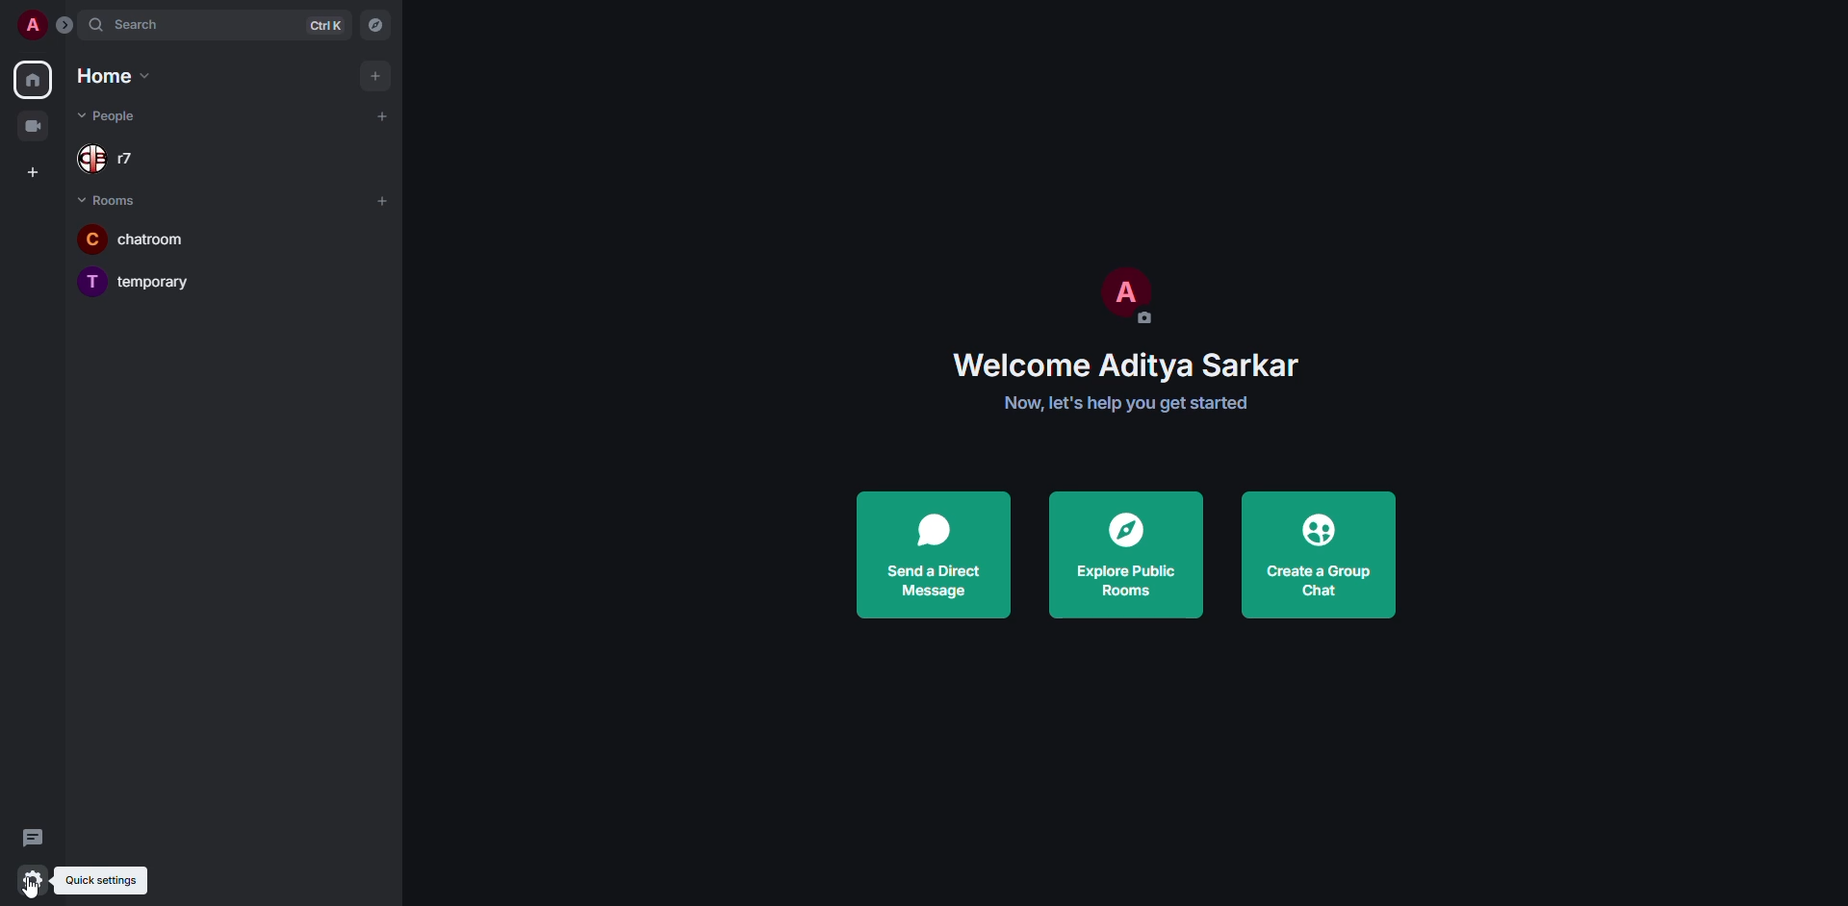 The width and height of the screenshot is (1848, 906). What do you see at coordinates (102, 879) in the screenshot?
I see `quick settings` at bounding box center [102, 879].